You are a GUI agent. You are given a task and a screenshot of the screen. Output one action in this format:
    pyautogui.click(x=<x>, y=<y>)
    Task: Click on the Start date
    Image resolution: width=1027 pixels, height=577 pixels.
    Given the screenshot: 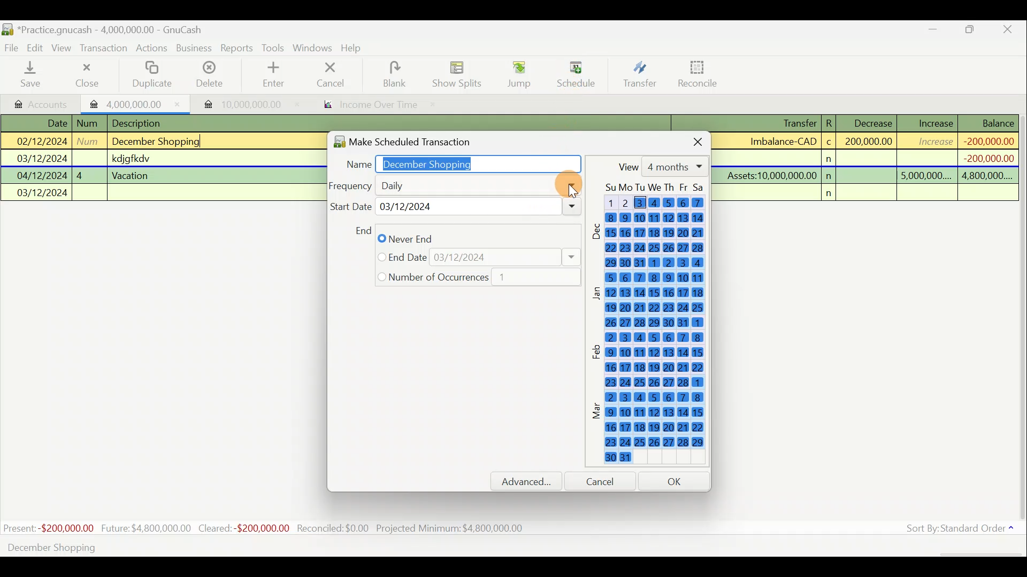 What is the action you would take?
    pyautogui.click(x=455, y=209)
    